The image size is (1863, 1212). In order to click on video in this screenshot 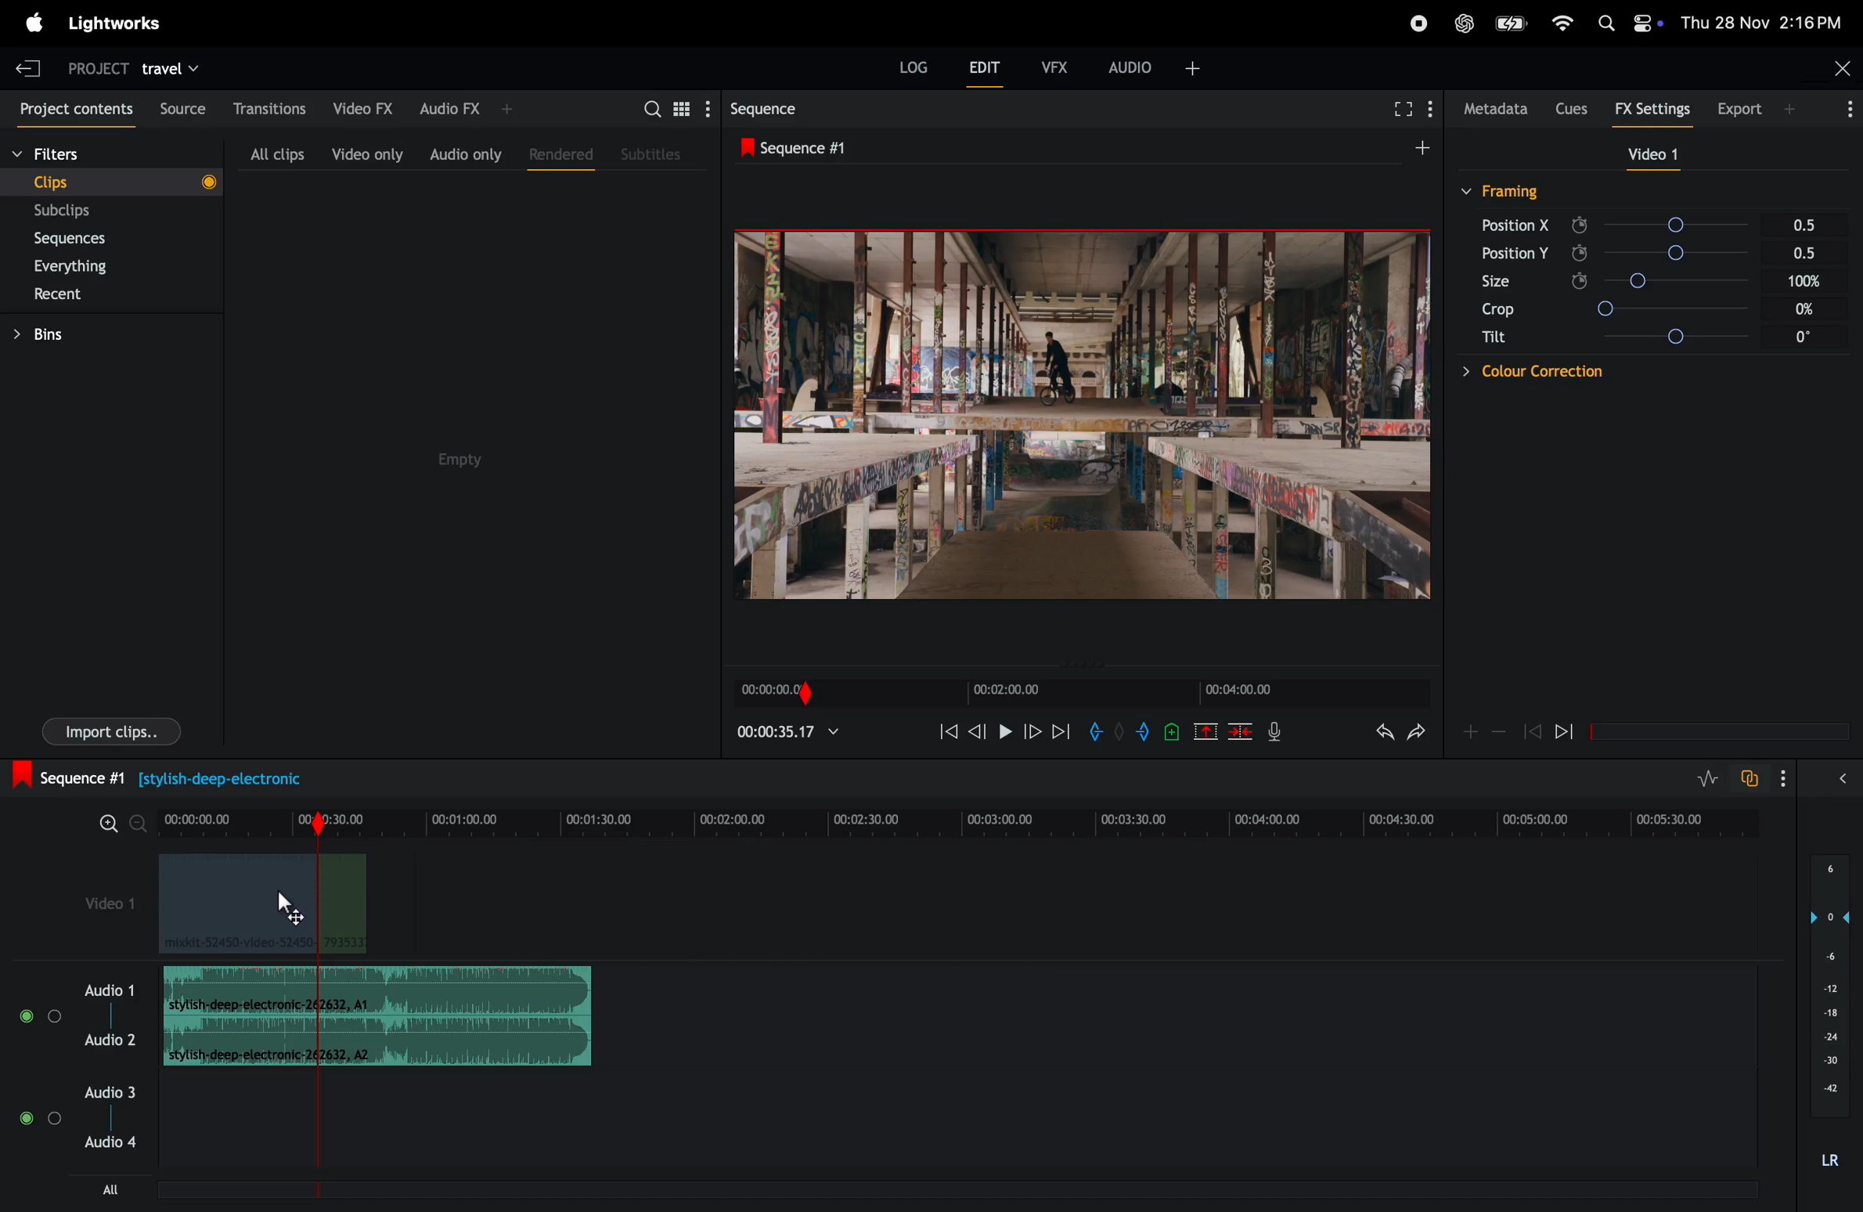, I will do `click(1645, 155)`.